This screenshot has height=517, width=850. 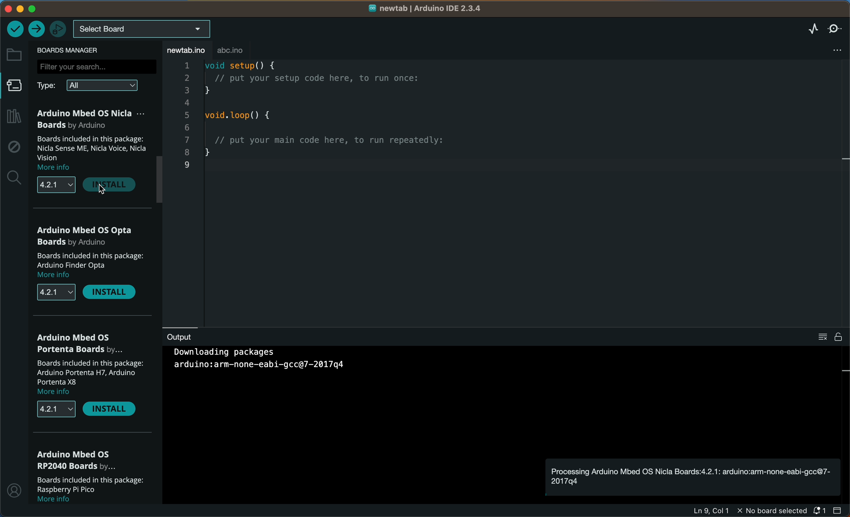 I want to click on notification, so click(x=689, y=472).